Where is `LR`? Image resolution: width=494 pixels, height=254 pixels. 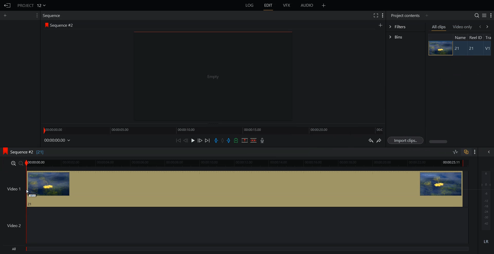 LR is located at coordinates (485, 242).